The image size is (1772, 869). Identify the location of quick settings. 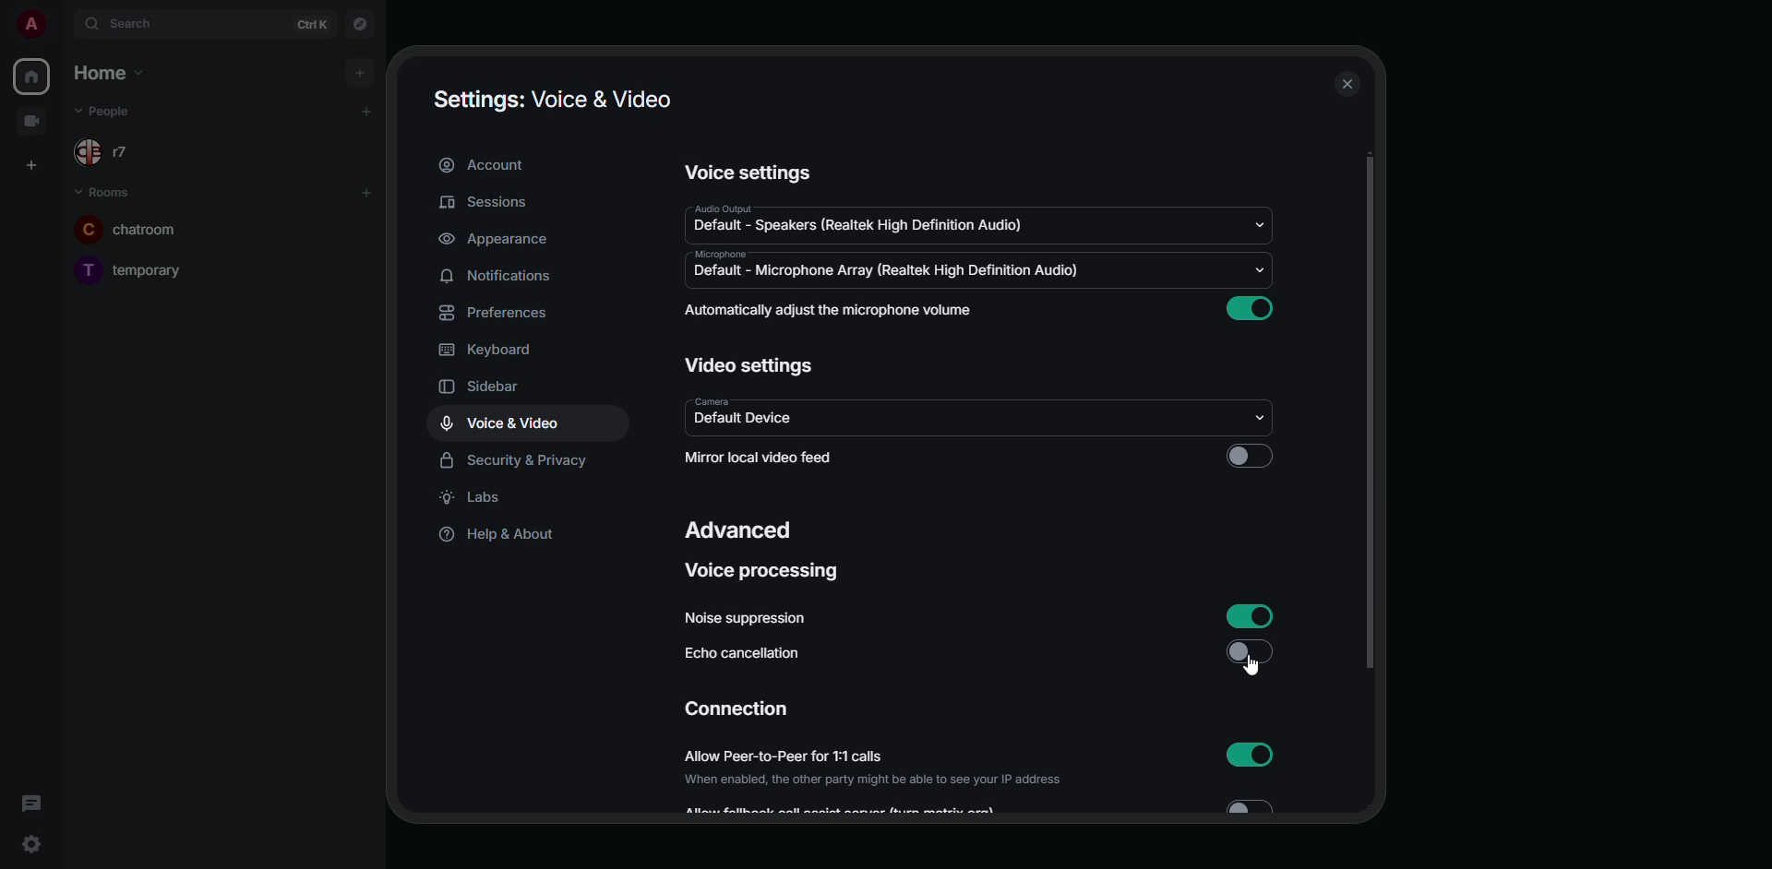
(33, 844).